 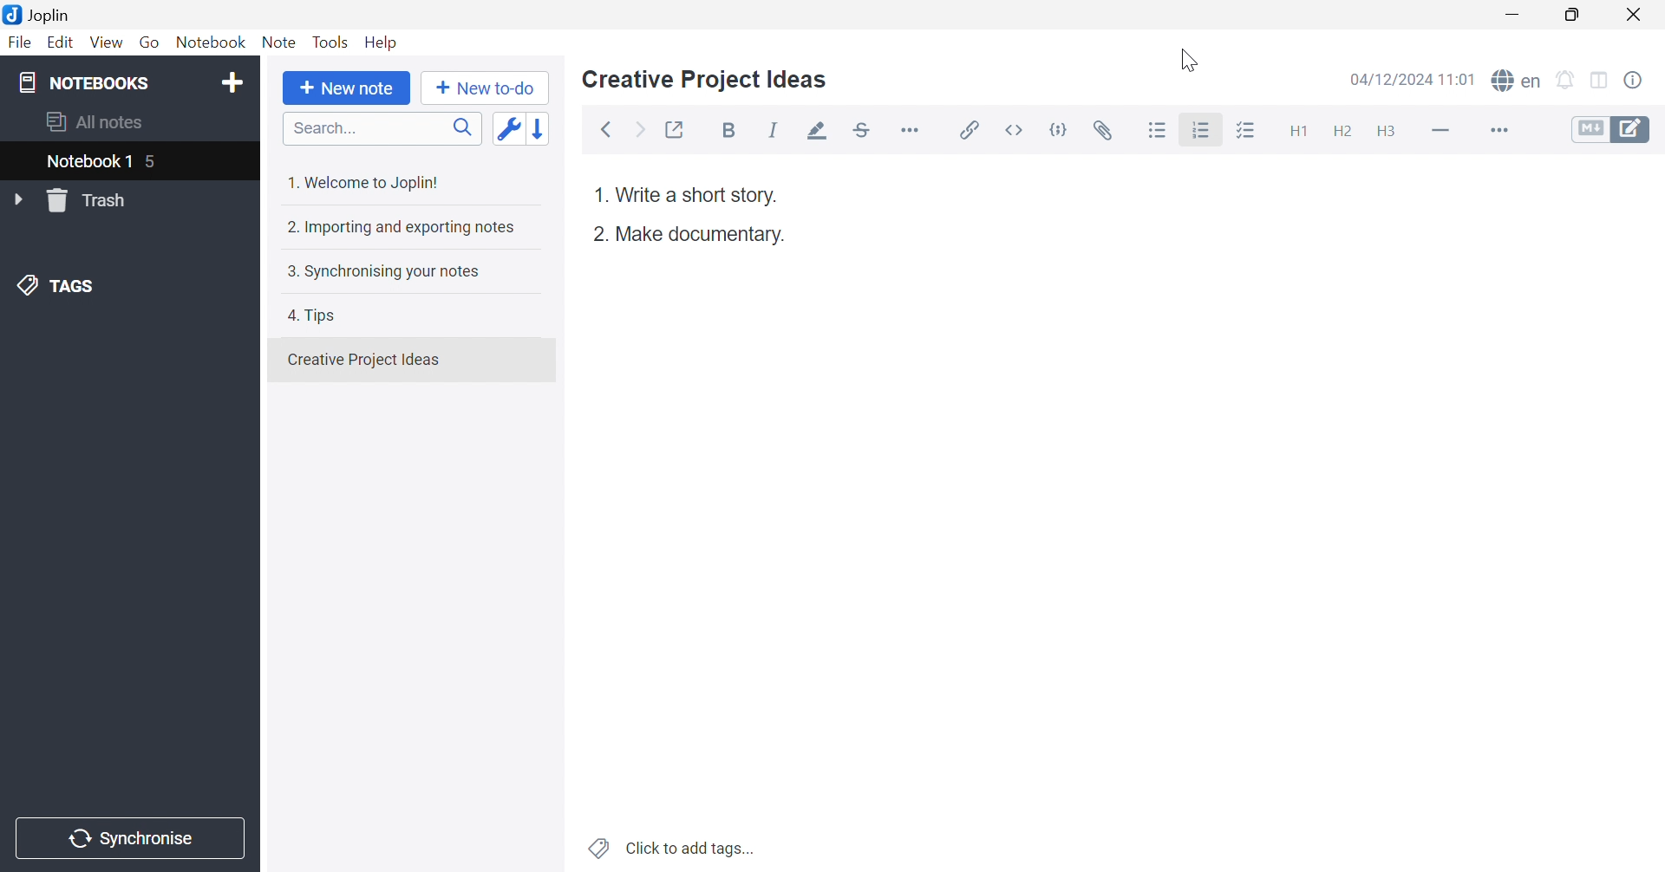 What do you see at coordinates (1012, 129) in the screenshot?
I see `Inline code` at bounding box center [1012, 129].